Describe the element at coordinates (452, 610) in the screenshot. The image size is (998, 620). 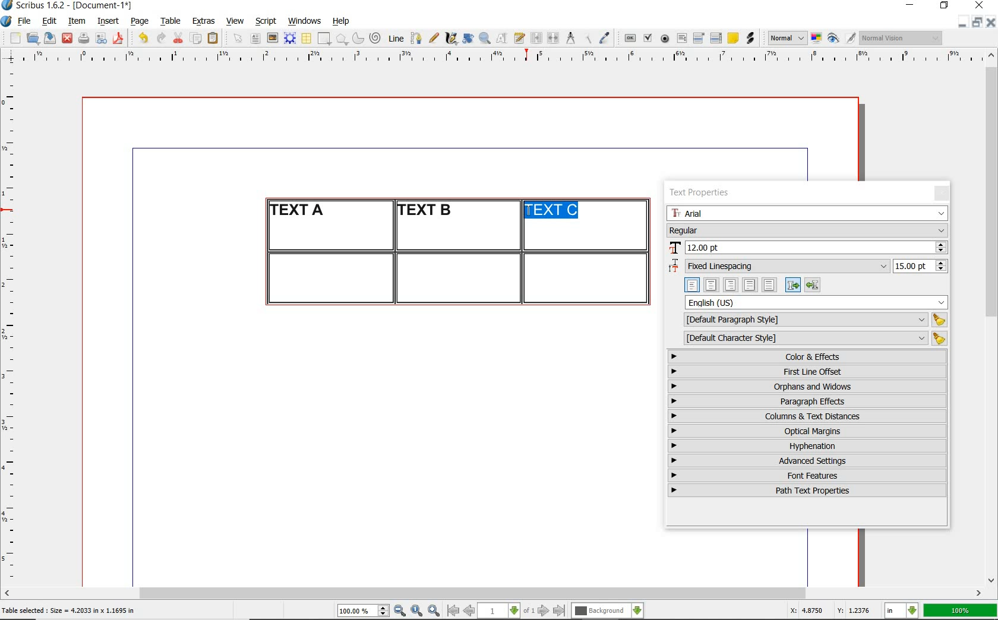
I see `go to first page` at that location.